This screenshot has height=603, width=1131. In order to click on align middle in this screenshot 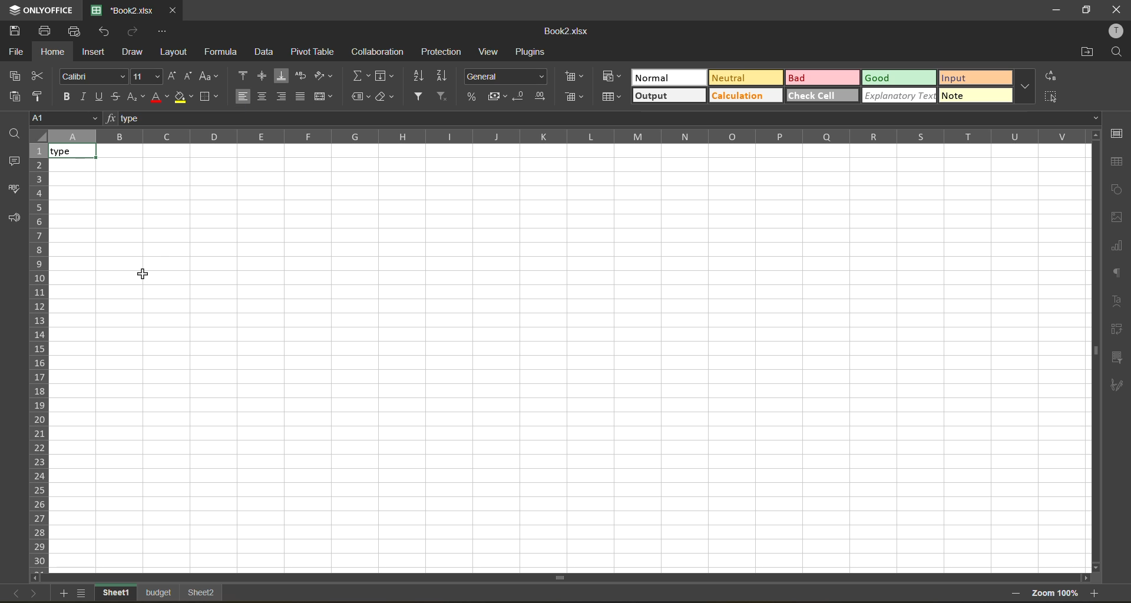, I will do `click(264, 75)`.